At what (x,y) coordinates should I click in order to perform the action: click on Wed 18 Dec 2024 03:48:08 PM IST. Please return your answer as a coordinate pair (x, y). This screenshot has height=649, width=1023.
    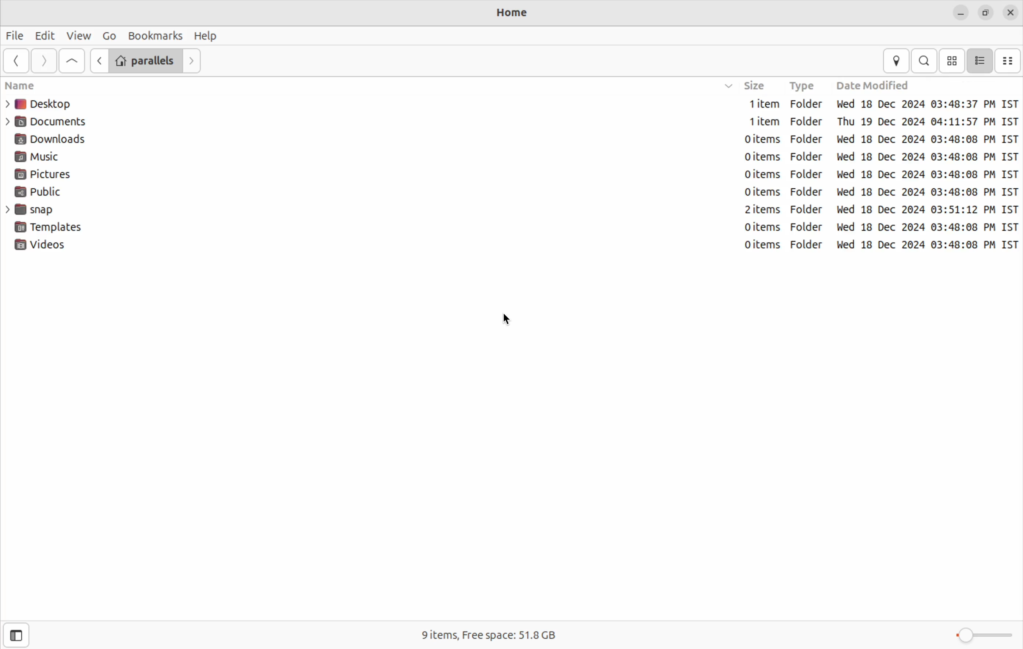
    Looking at the image, I should click on (925, 228).